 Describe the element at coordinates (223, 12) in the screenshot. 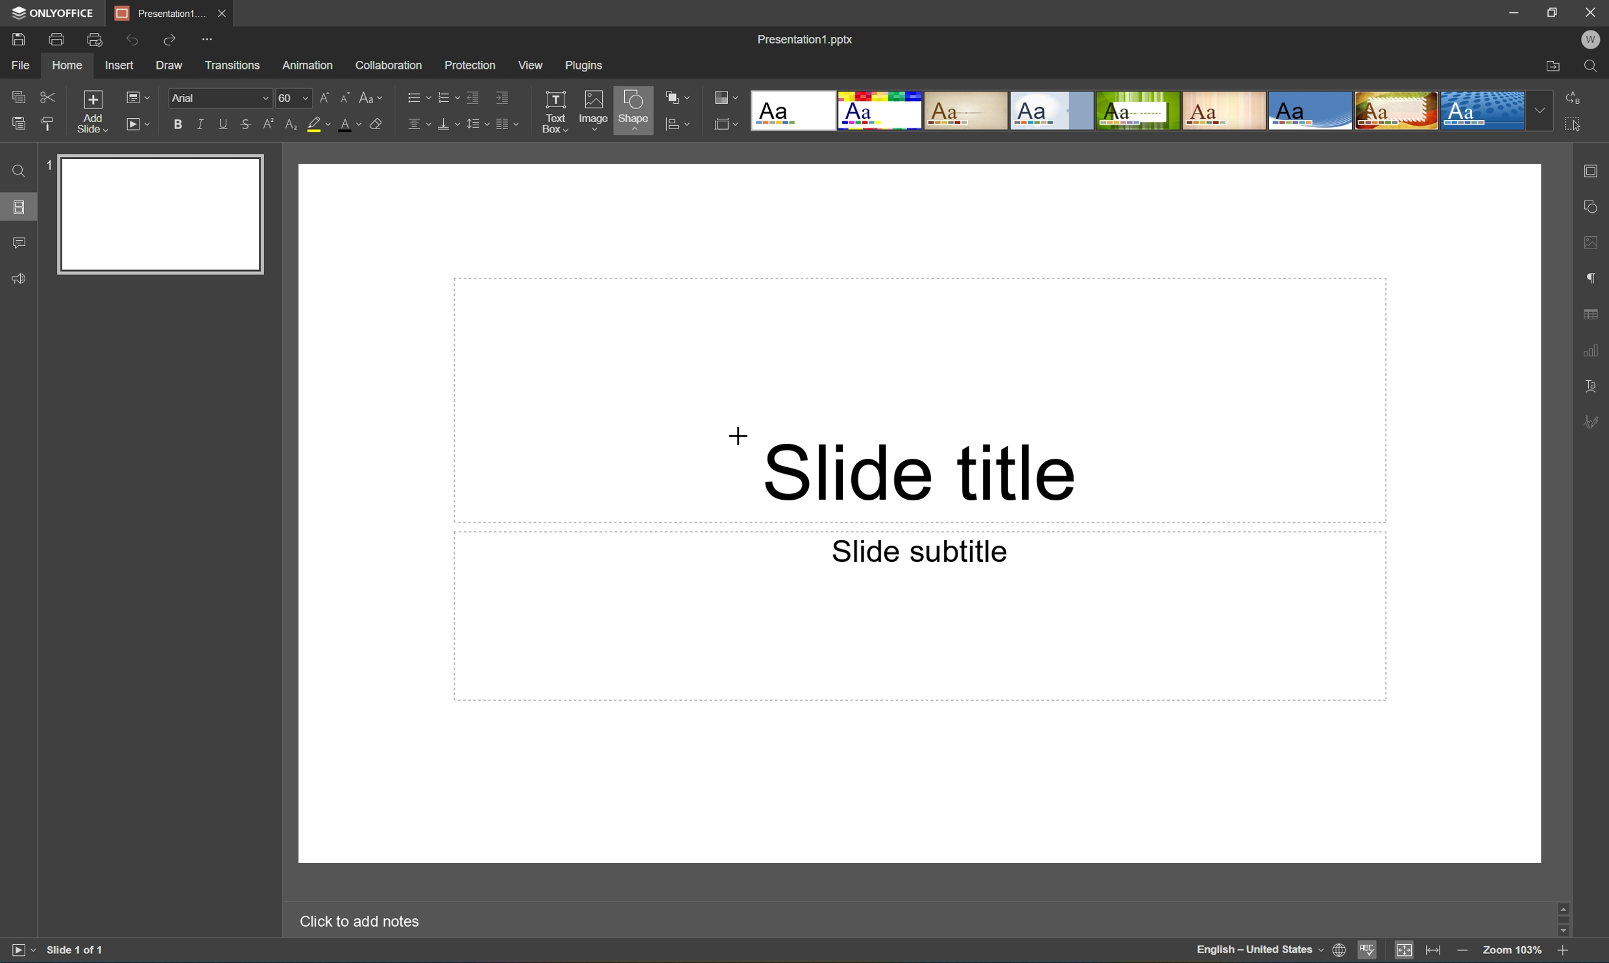

I see `Close` at that location.